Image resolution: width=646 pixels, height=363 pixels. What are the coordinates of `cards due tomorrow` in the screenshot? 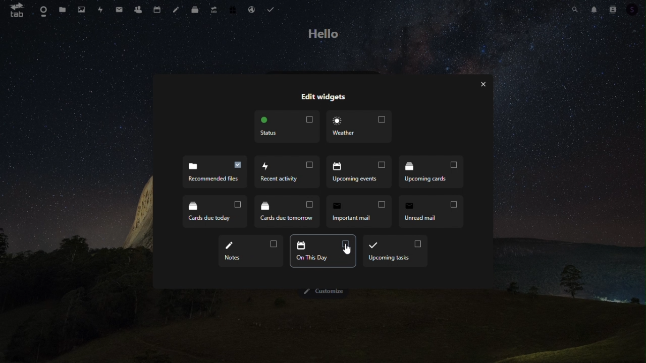 It's located at (215, 213).